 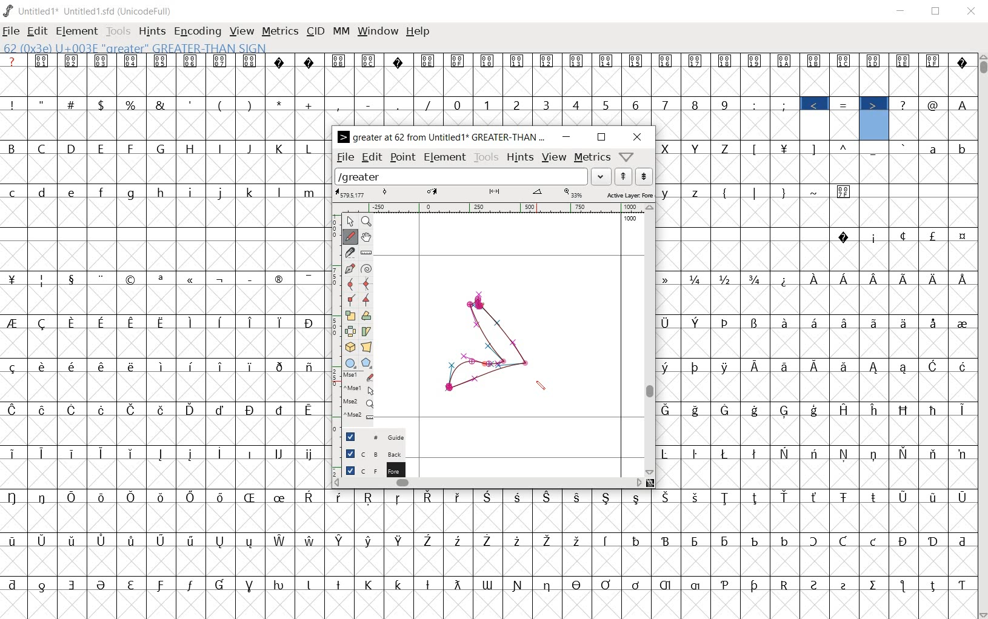 I want to click on metrics, so click(x=592, y=157).